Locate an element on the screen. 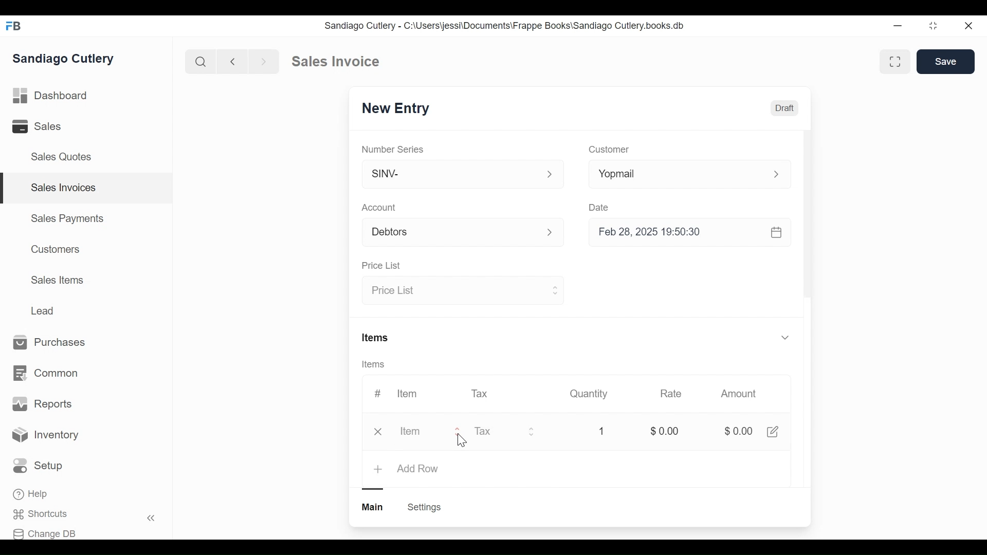  search is located at coordinates (201, 62).